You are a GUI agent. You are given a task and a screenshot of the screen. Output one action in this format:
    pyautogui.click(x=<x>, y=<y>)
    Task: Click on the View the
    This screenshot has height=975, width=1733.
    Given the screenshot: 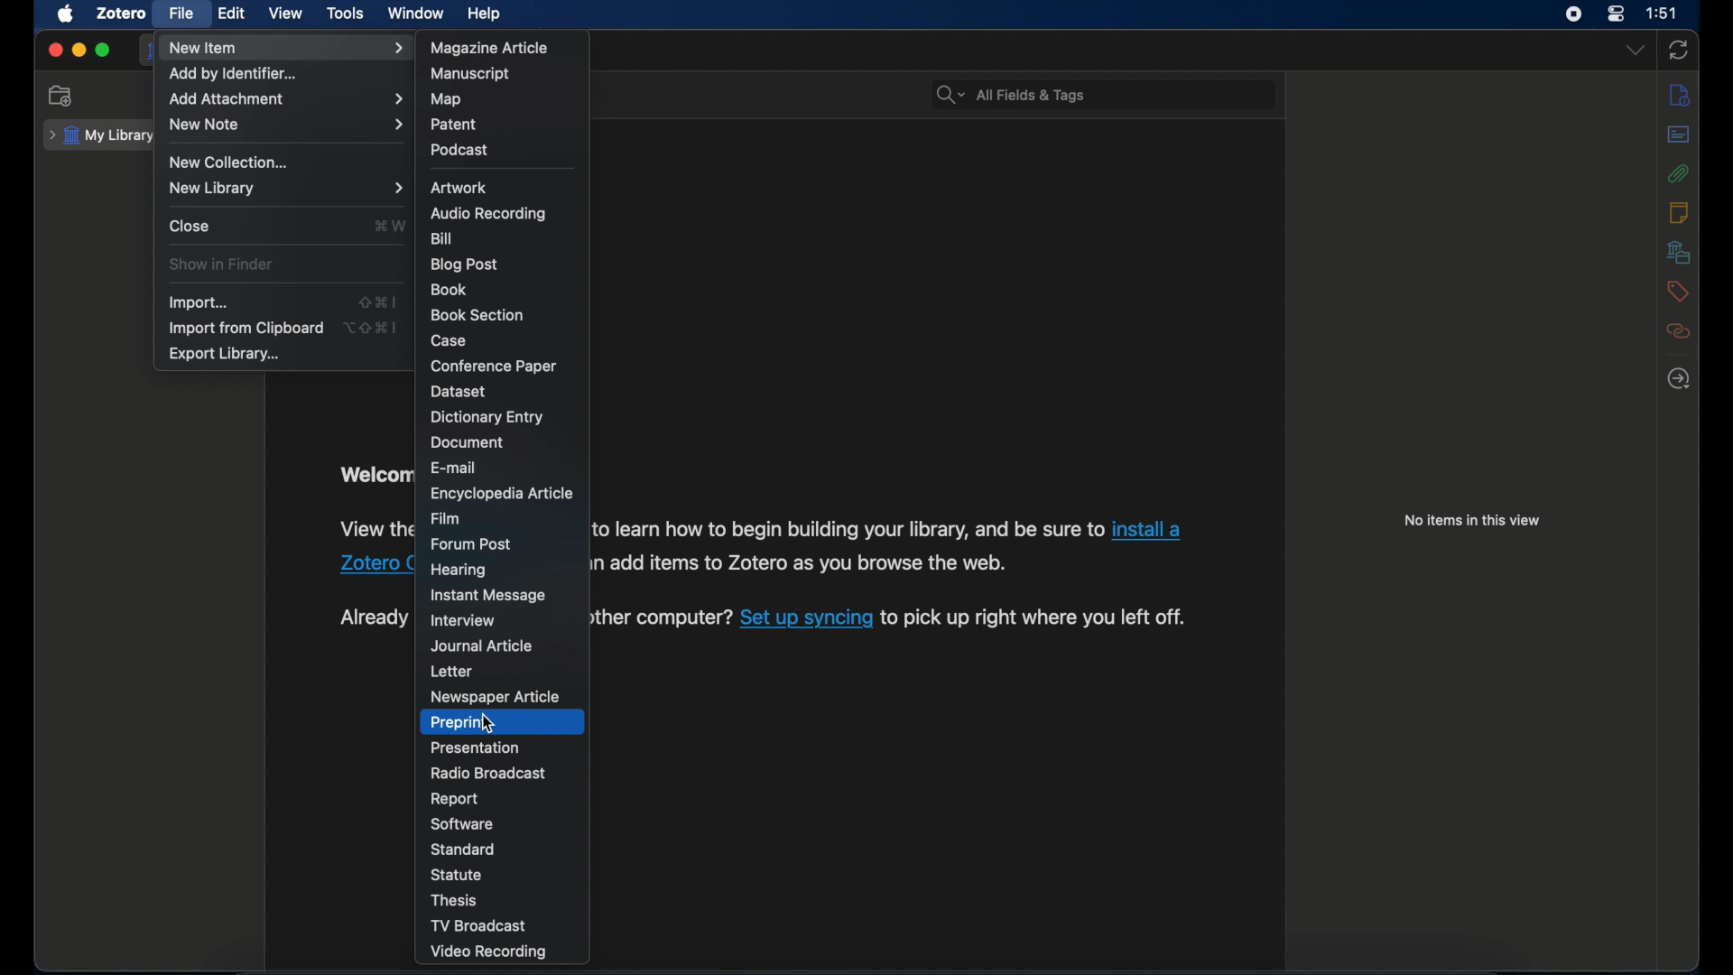 What is the action you would take?
    pyautogui.click(x=371, y=528)
    